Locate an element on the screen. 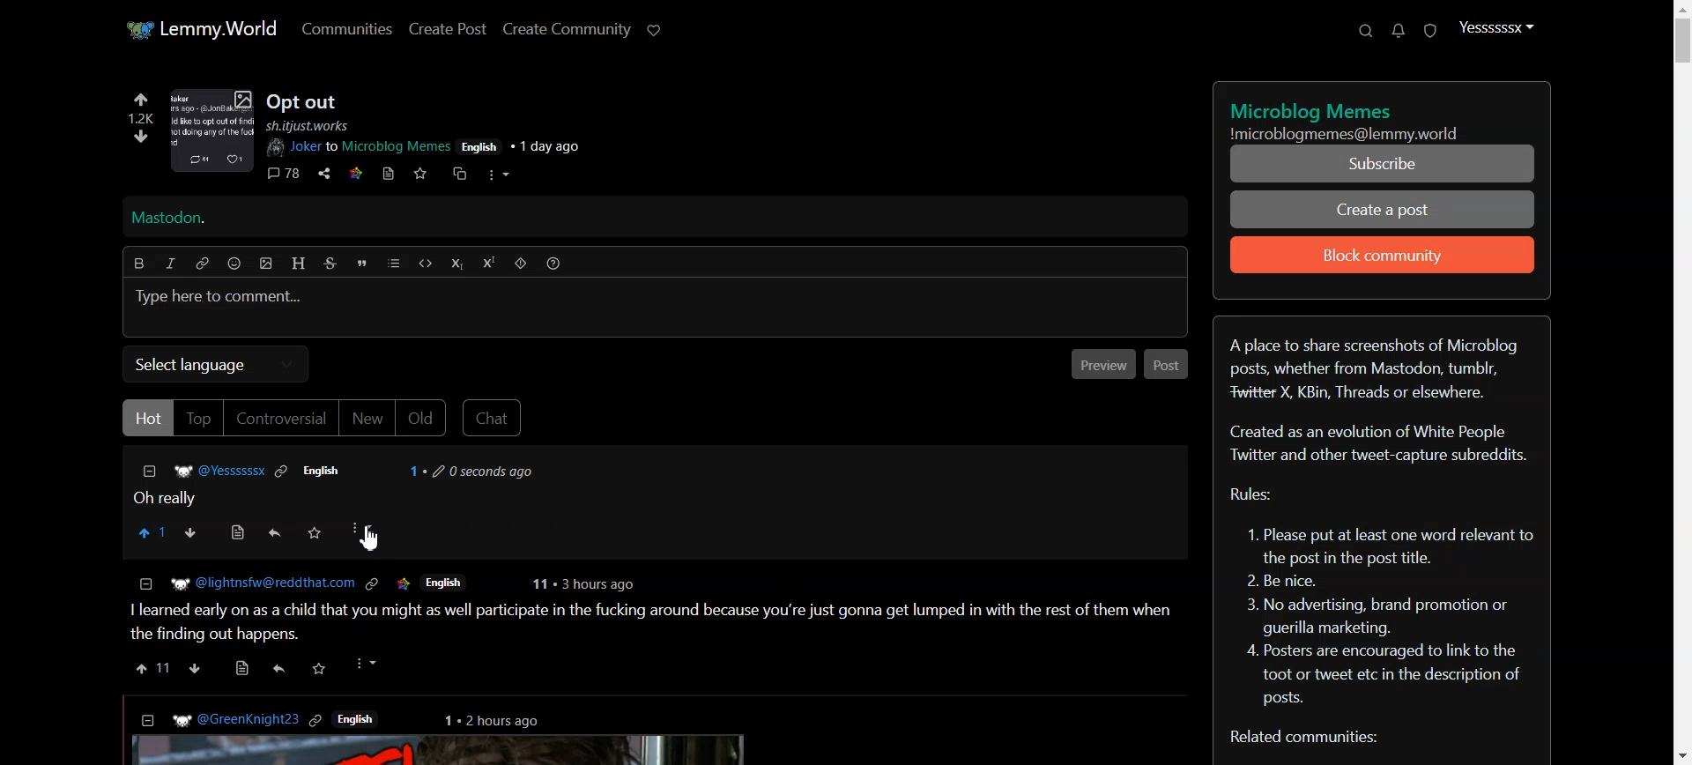 This screenshot has width=1692, height=765. cursor is located at coordinates (375, 541).